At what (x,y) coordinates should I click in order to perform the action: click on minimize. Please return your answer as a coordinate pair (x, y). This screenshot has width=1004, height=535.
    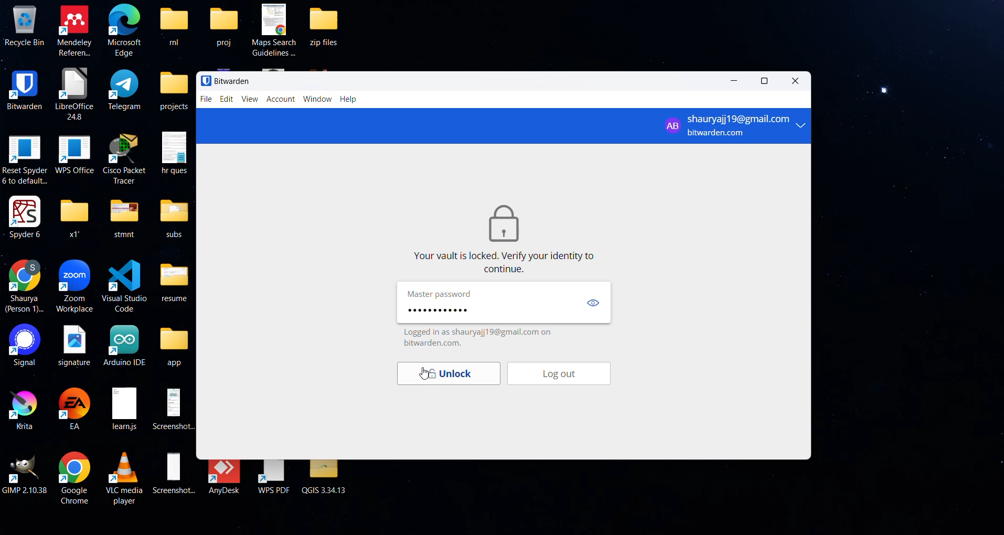
    Looking at the image, I should click on (736, 82).